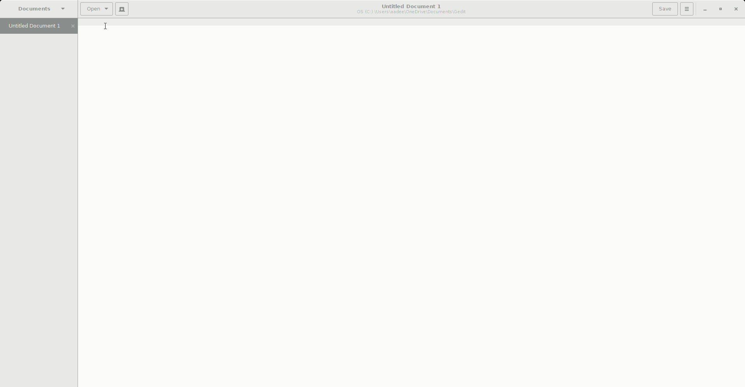  I want to click on Close, so click(737, 9).